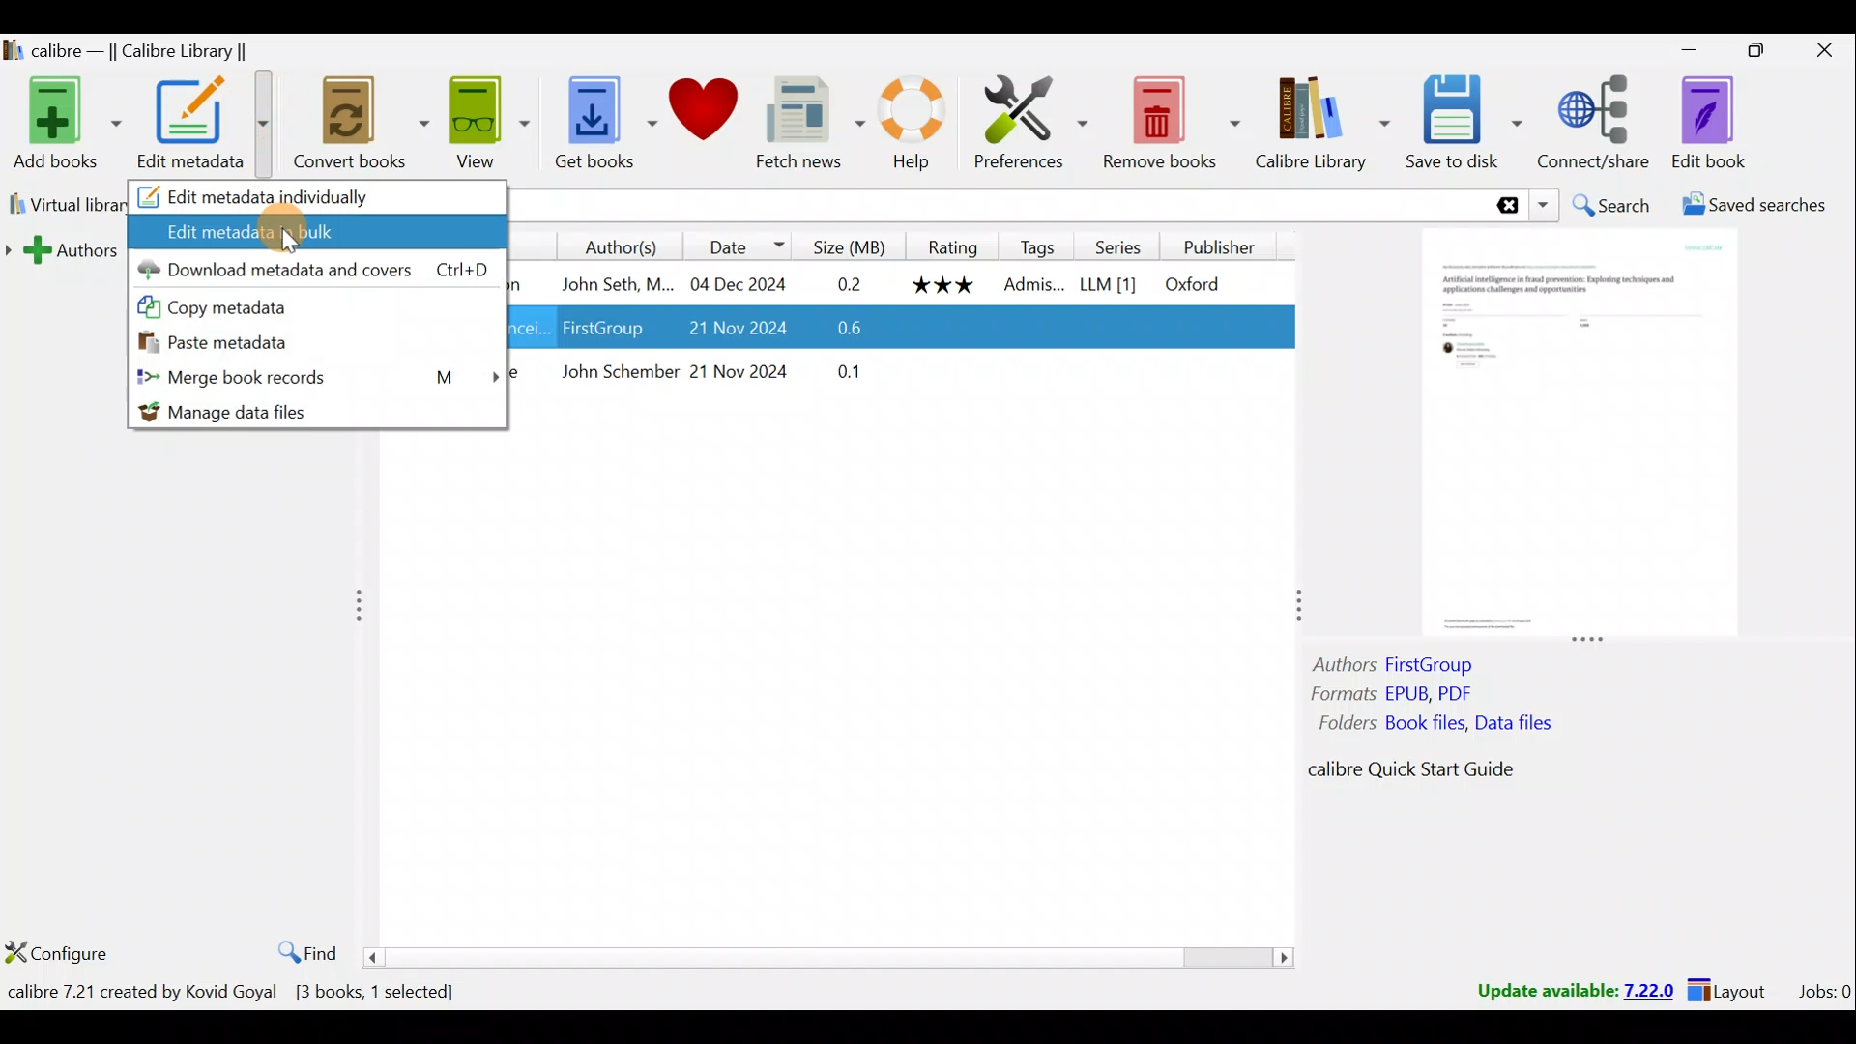 Image resolution: width=1856 pixels, height=1044 pixels. What do you see at coordinates (953, 246) in the screenshot?
I see `Rating` at bounding box center [953, 246].